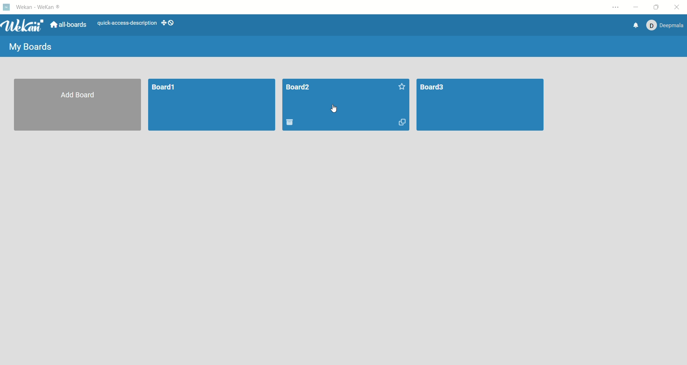  Describe the element at coordinates (615, 7) in the screenshot. I see `options` at that location.